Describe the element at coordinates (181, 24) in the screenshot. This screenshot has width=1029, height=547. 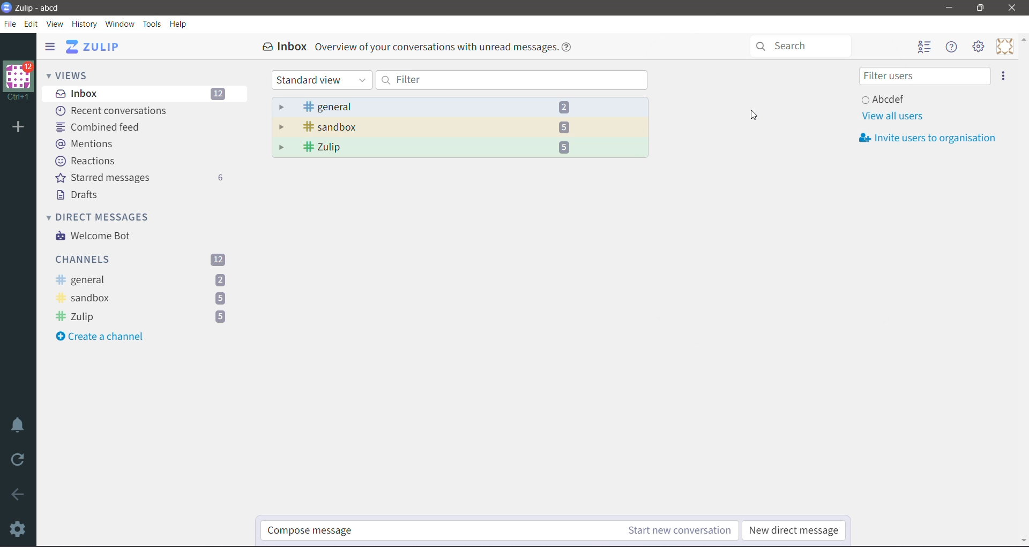
I see `Help` at that location.